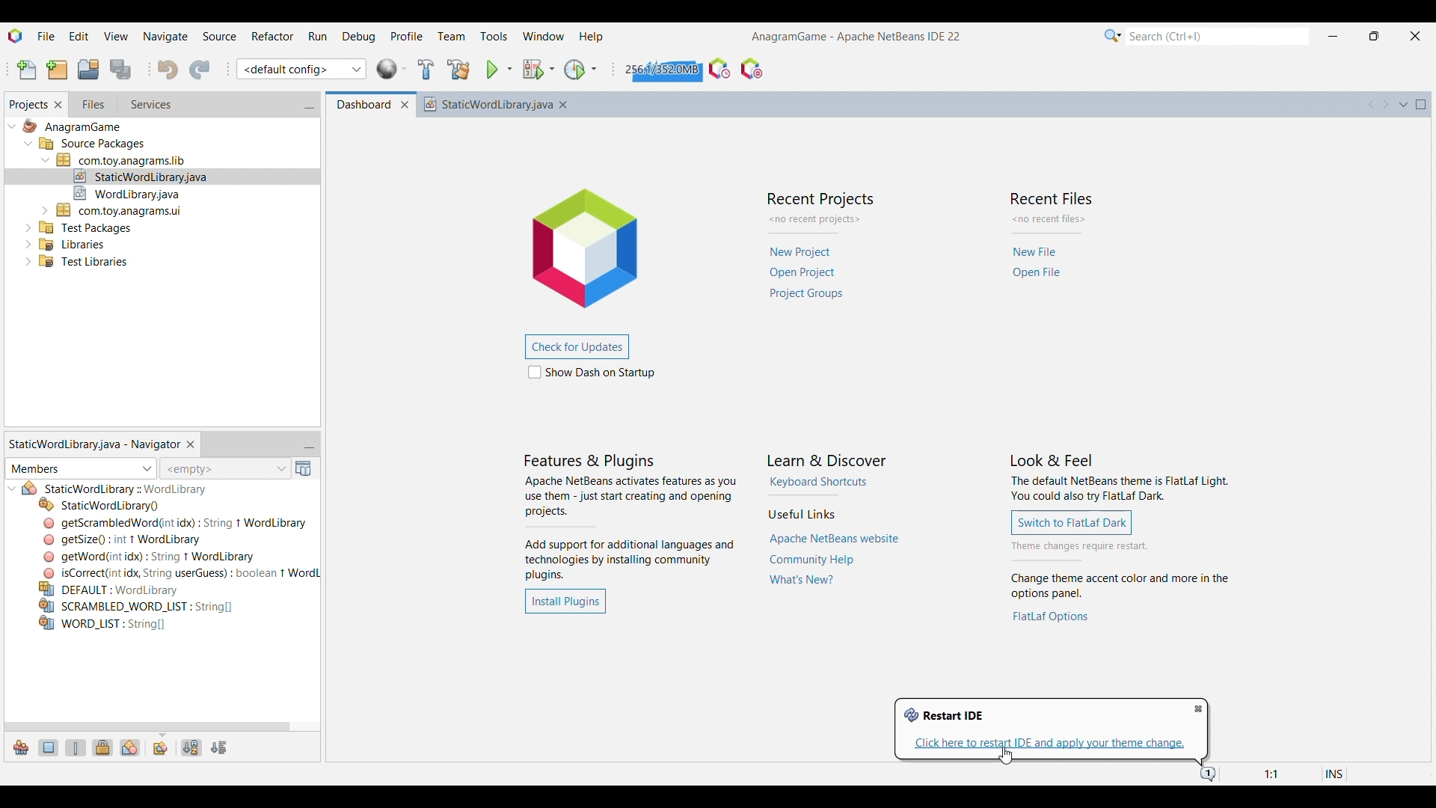 The height and width of the screenshot is (808, 1436). What do you see at coordinates (199, 70) in the screenshot?
I see `Redo` at bounding box center [199, 70].